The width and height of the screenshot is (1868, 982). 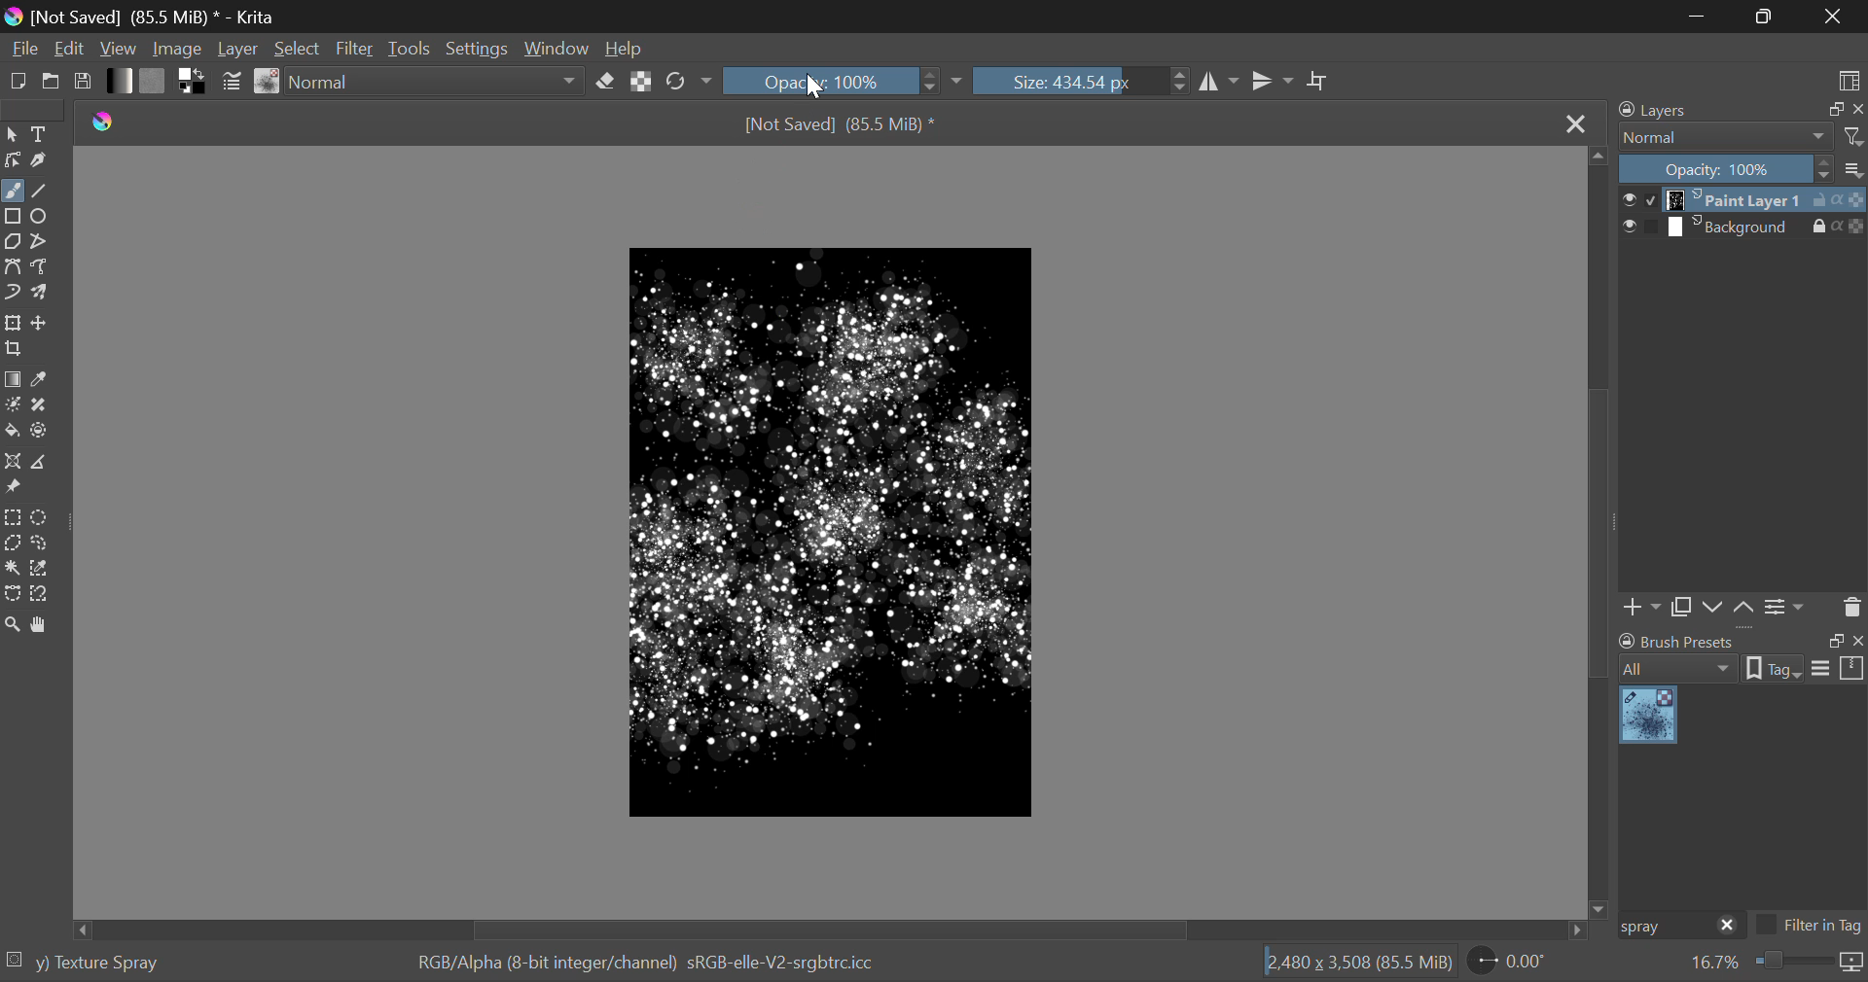 I want to click on Brush Settings, so click(x=233, y=84).